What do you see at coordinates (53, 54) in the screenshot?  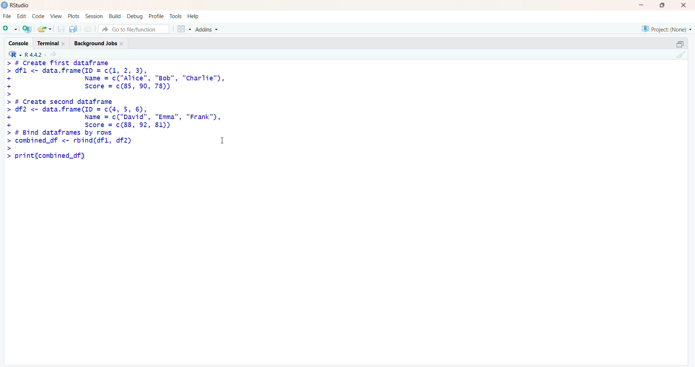 I see `view current directory` at bounding box center [53, 54].